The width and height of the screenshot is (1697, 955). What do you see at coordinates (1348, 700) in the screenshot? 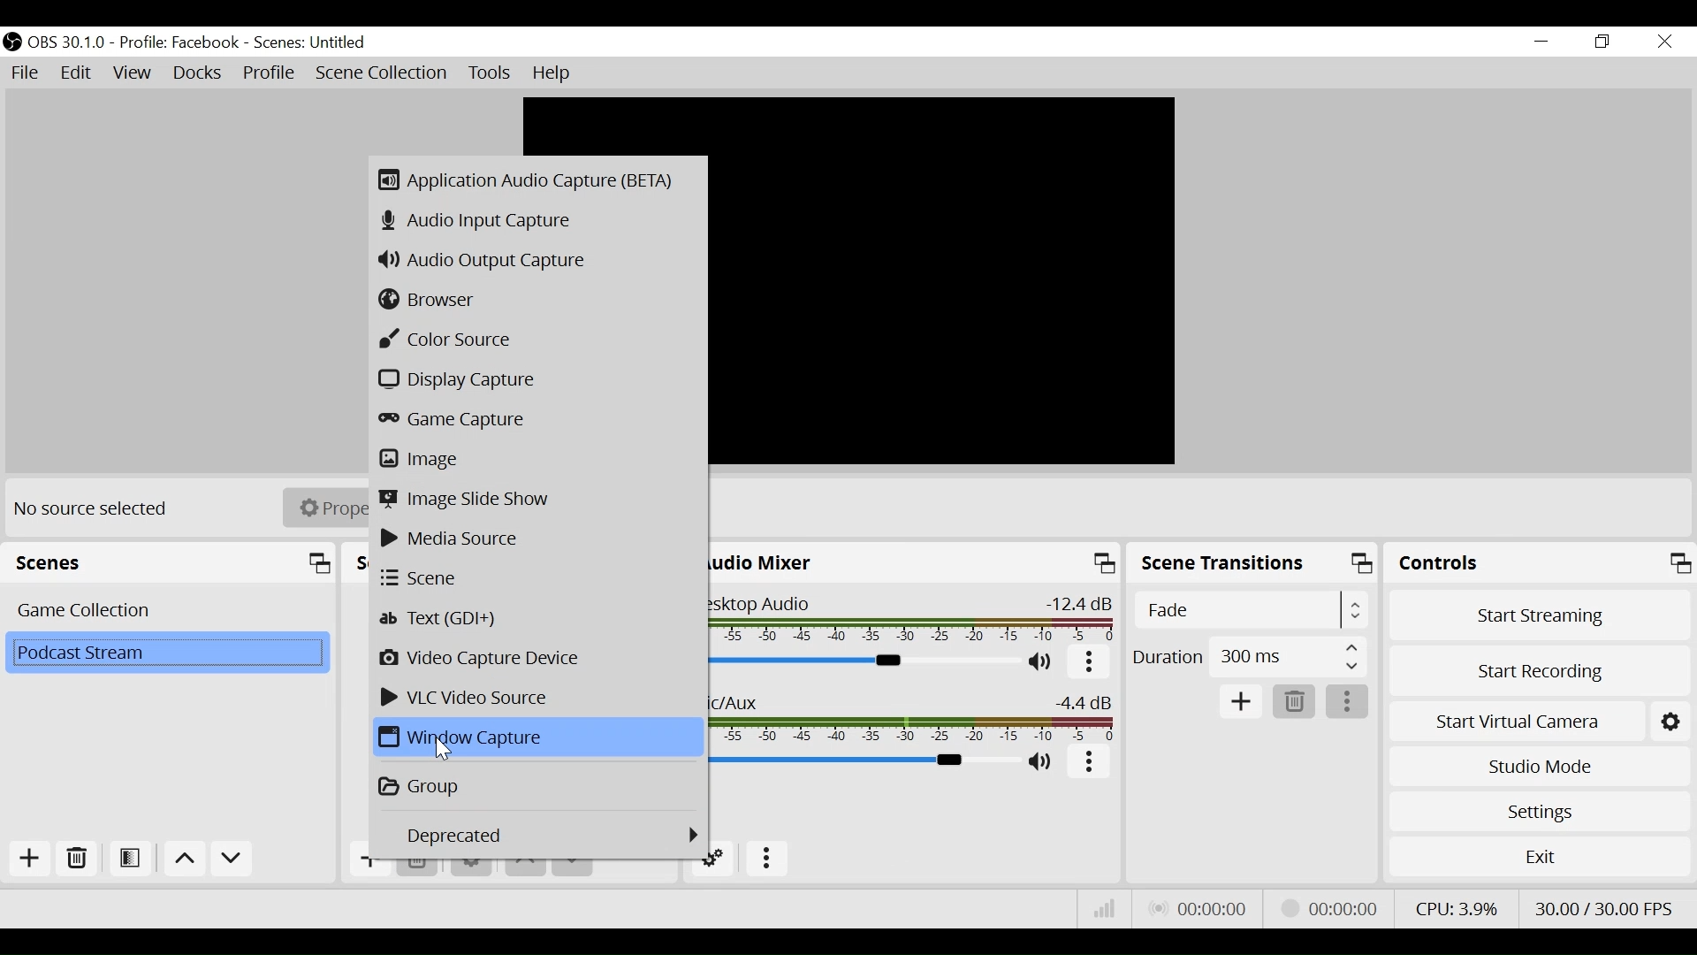
I see `More options` at bounding box center [1348, 700].